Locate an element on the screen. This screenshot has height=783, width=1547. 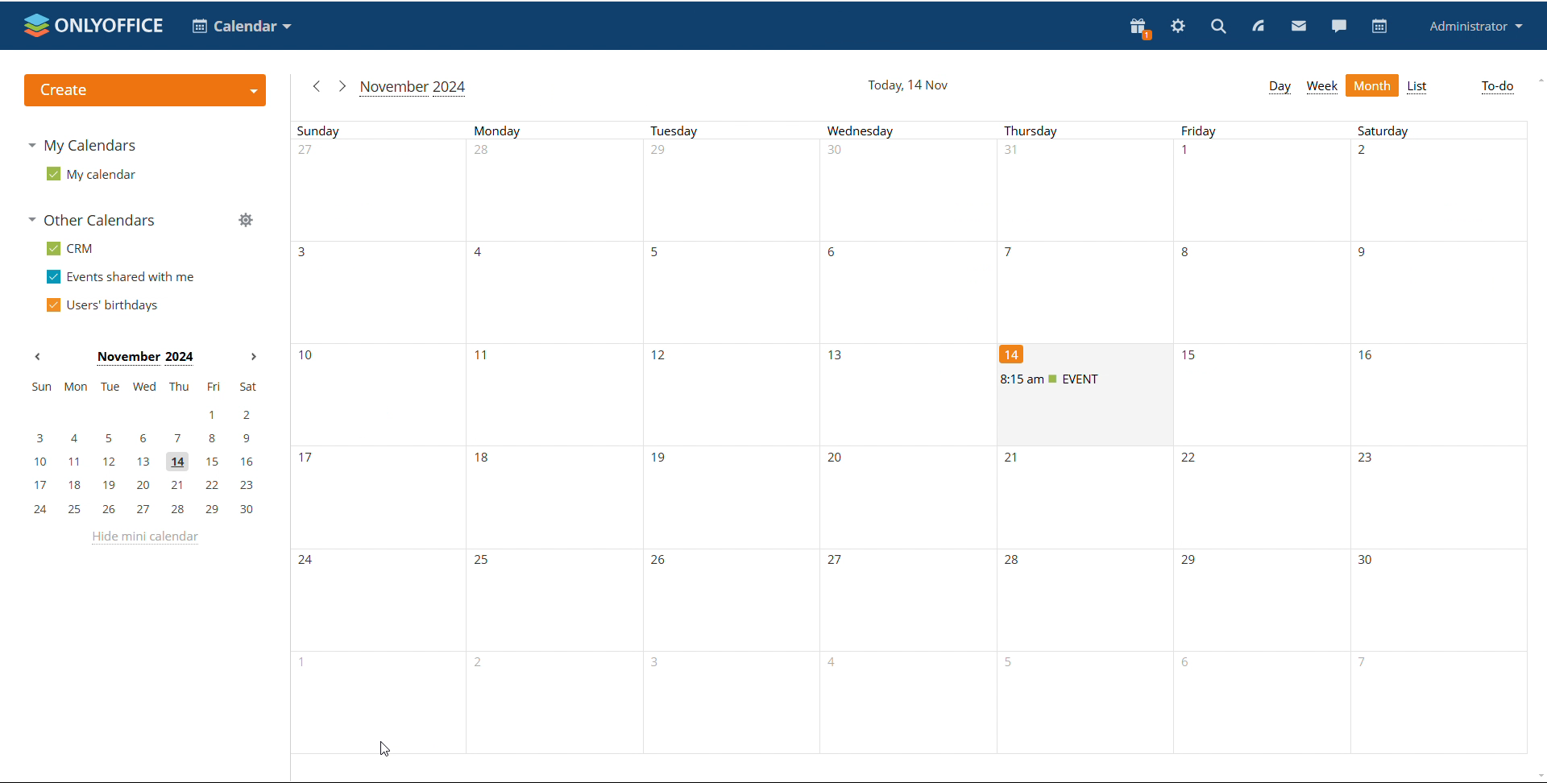
current month is located at coordinates (143, 358).